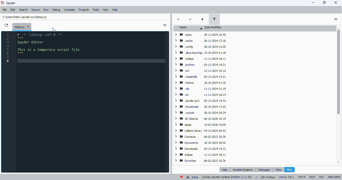  What do you see at coordinates (199, 119) in the screenshot?
I see `> WB 3DObjects 08-10-2020 10:19` at bounding box center [199, 119].